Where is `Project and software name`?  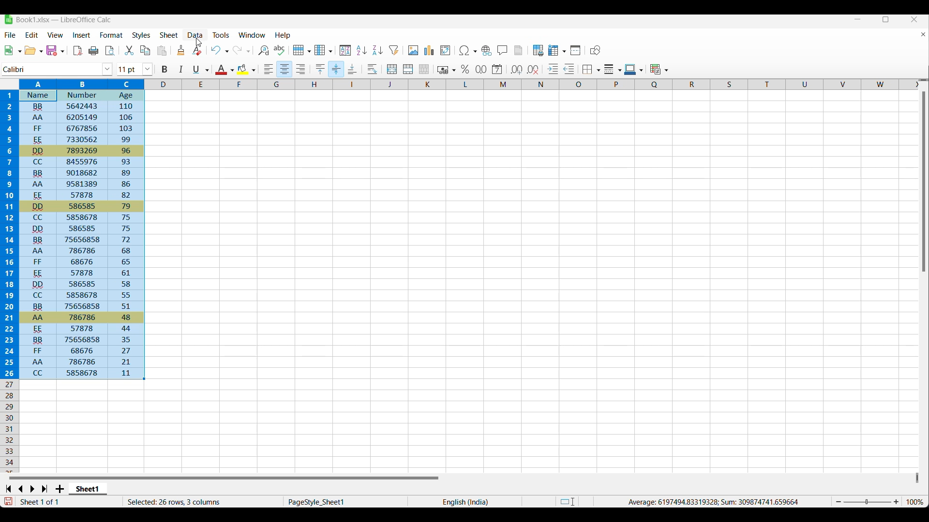
Project and software name is located at coordinates (64, 20).